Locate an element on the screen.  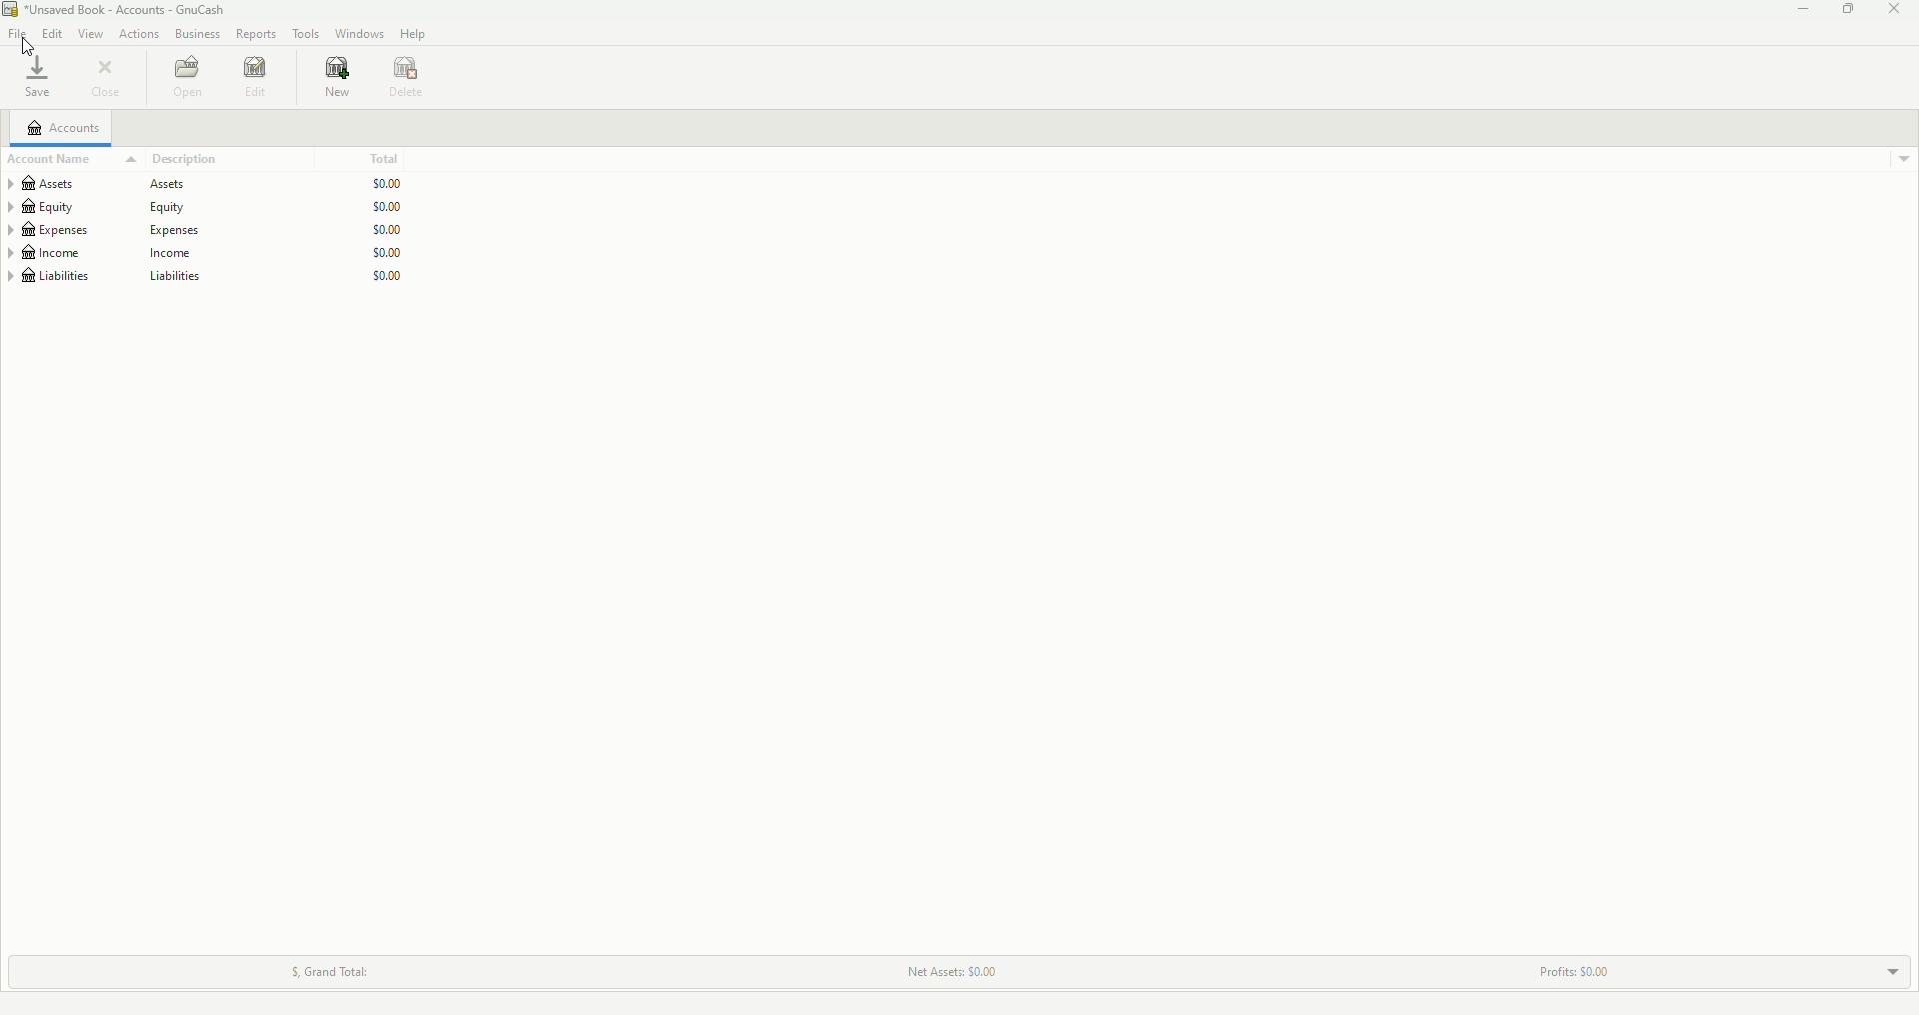
Delete is located at coordinates (412, 79).